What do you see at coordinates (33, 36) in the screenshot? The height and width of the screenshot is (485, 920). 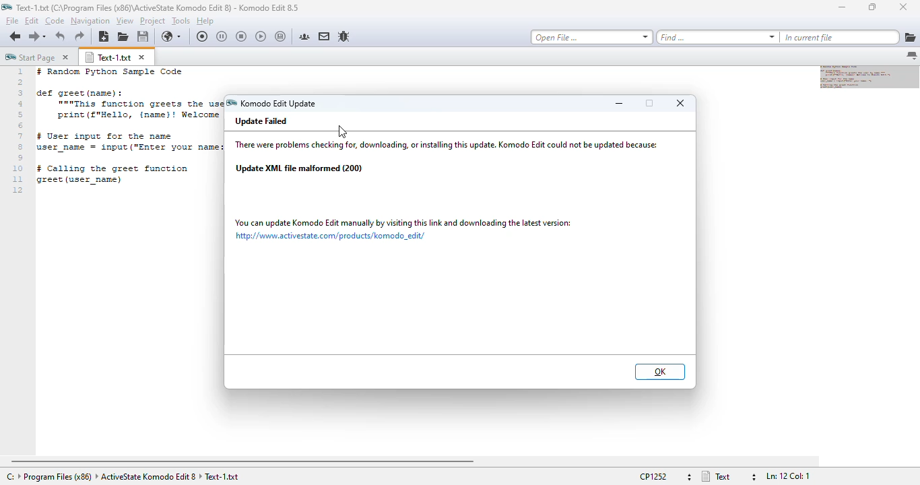 I see `go forward one location` at bounding box center [33, 36].